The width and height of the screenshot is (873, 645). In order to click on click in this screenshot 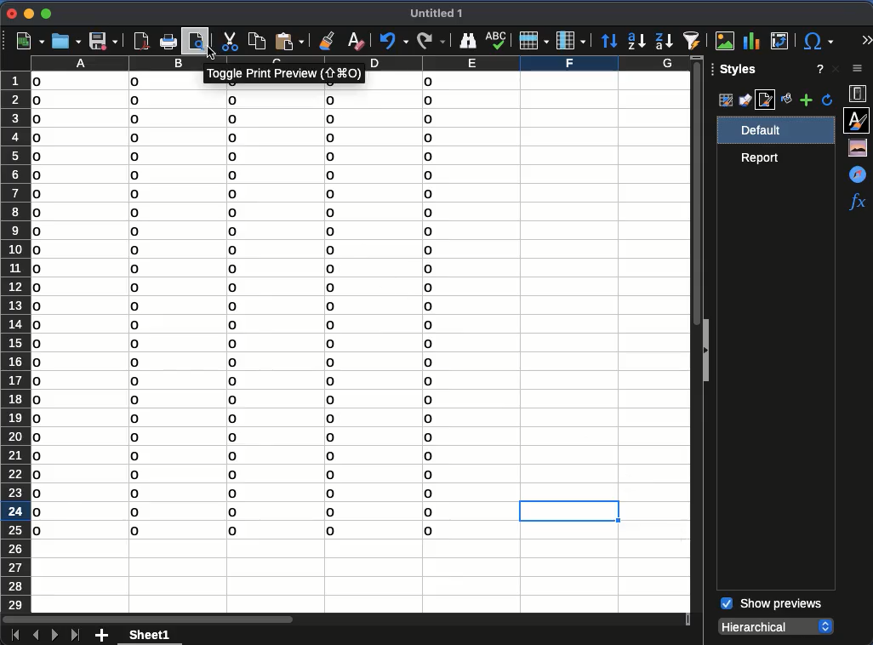, I will do `click(212, 54)`.